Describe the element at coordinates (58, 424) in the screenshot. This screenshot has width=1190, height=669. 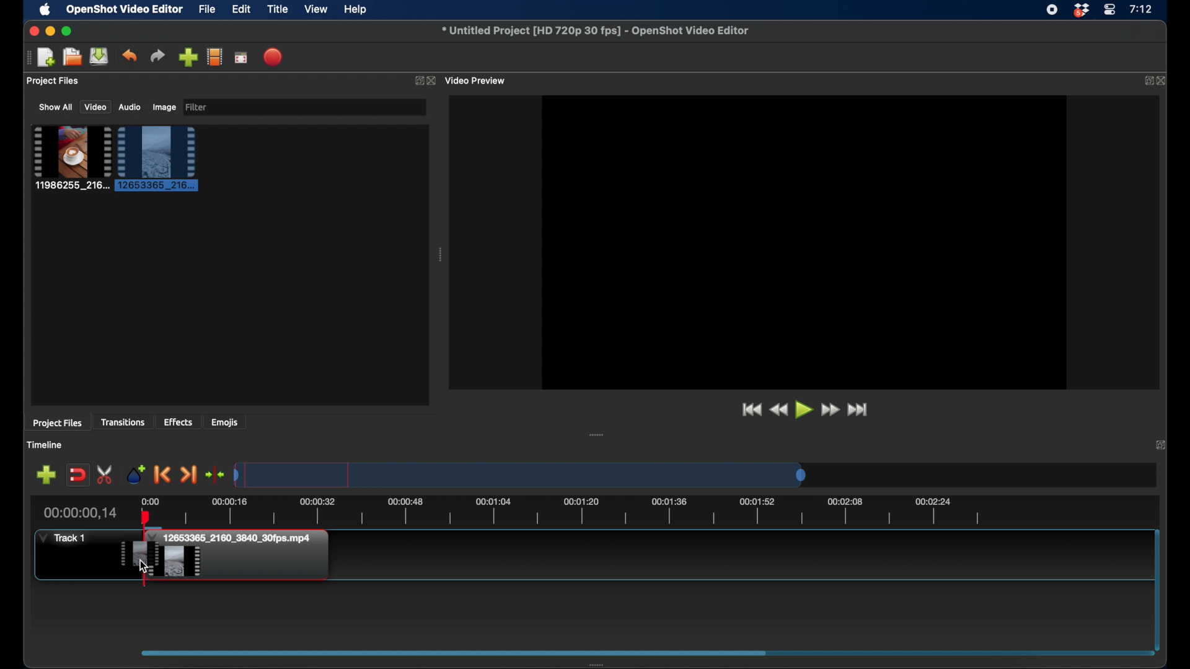
I see `project files` at that location.